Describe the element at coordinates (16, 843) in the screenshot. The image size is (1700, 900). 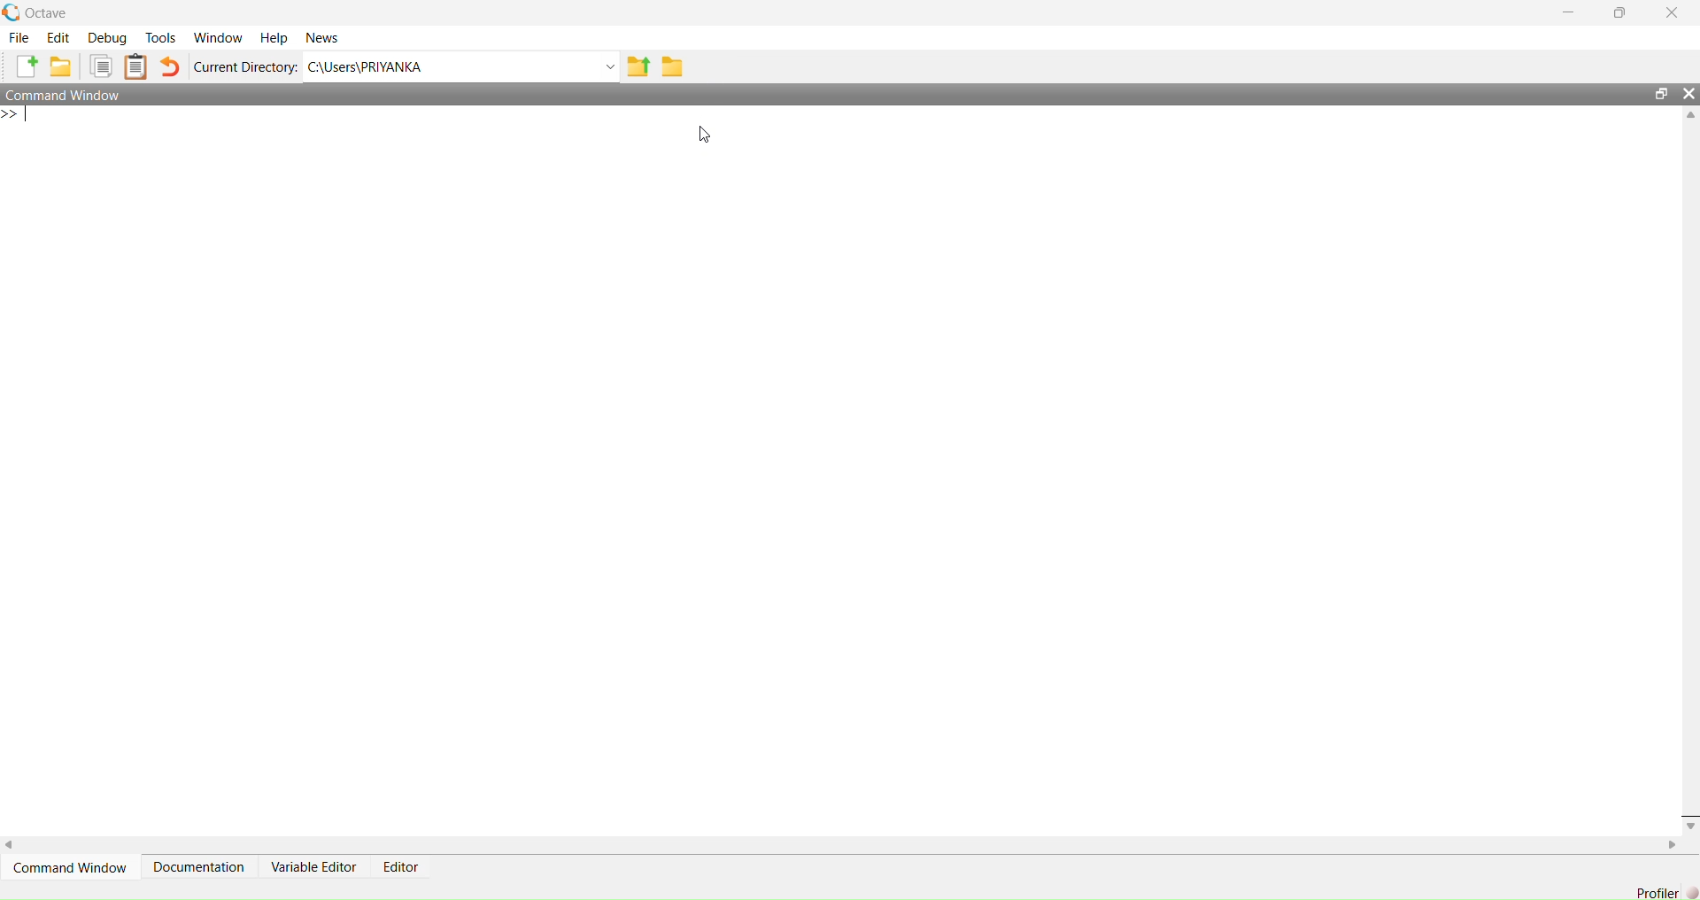
I see `Left` at that location.